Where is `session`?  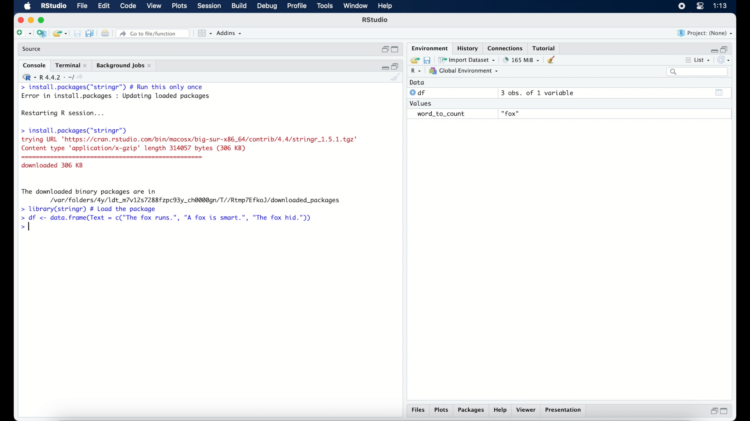 session is located at coordinates (209, 6).